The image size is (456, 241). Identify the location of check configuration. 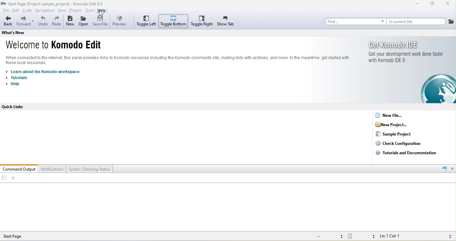
(403, 144).